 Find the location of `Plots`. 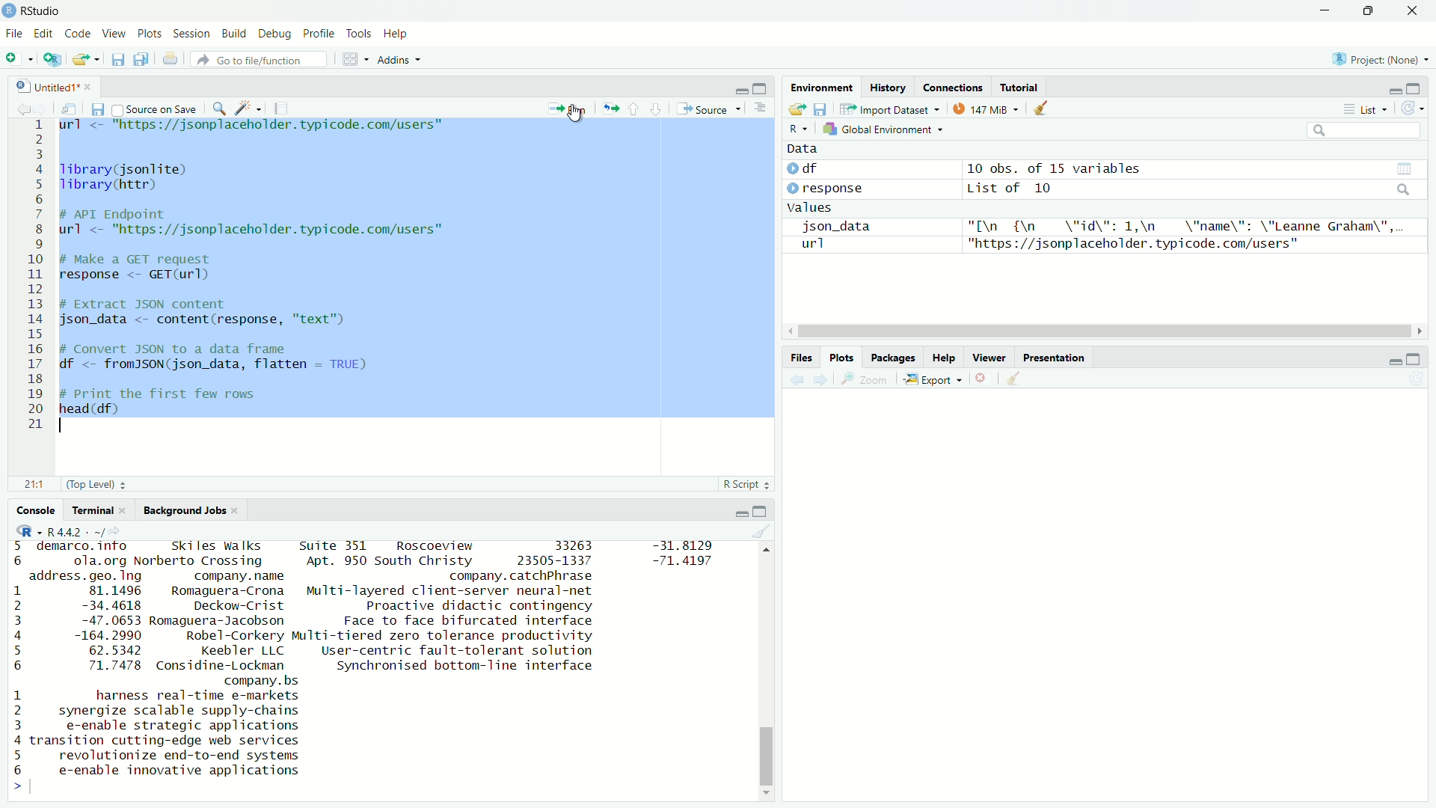

Plots is located at coordinates (840, 358).